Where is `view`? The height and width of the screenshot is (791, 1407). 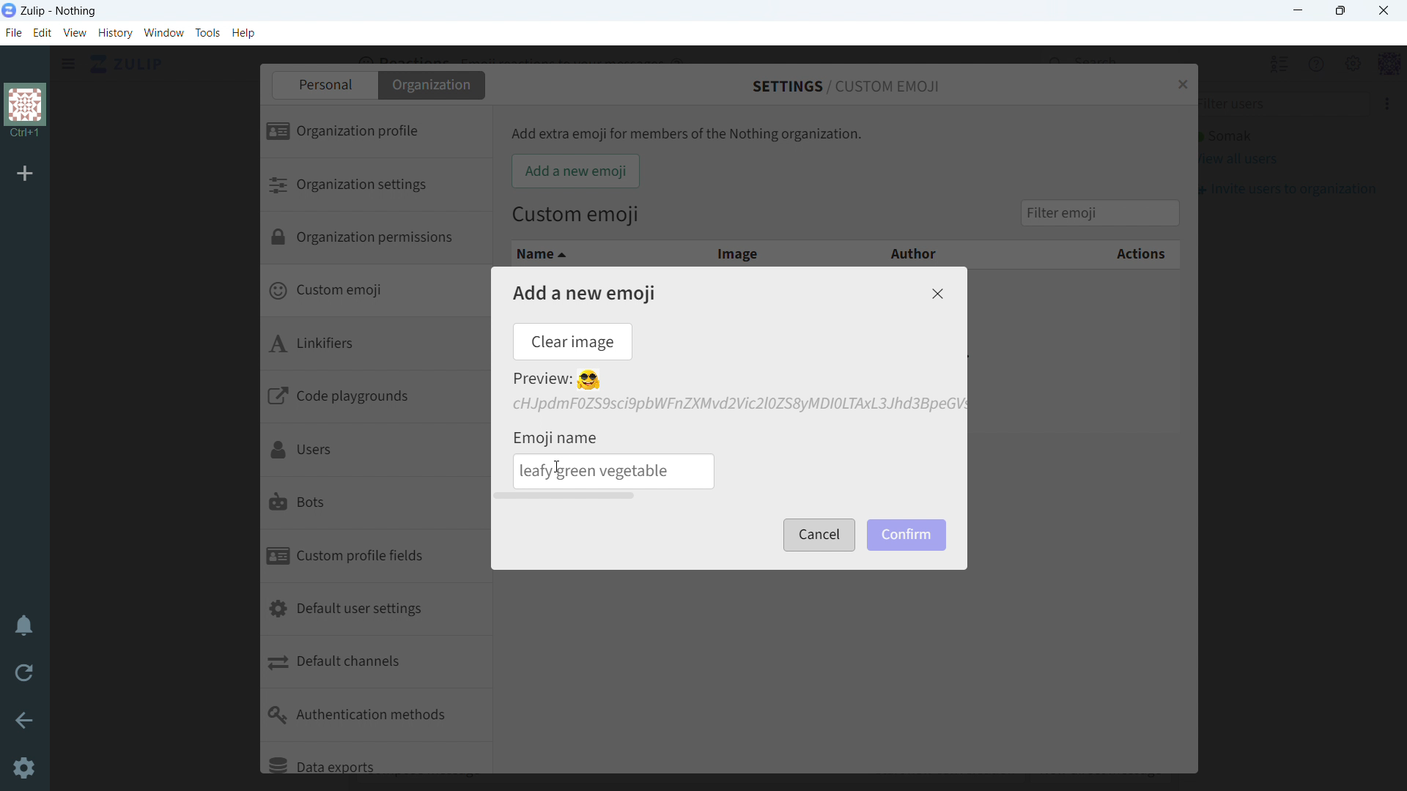
view is located at coordinates (75, 33).